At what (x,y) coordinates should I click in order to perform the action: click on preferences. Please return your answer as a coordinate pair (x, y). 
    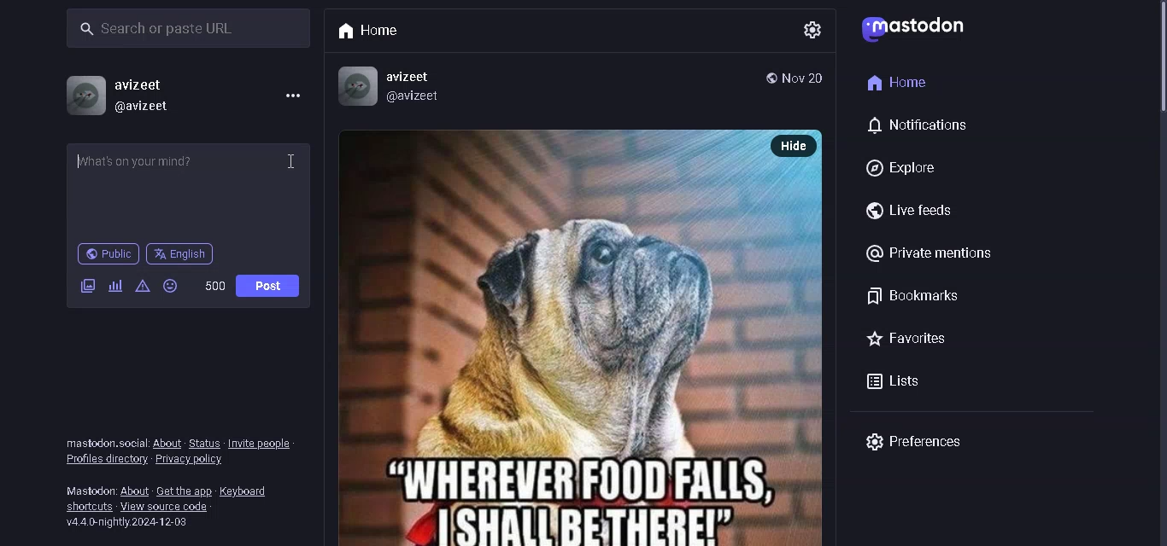
    Looking at the image, I should click on (921, 439).